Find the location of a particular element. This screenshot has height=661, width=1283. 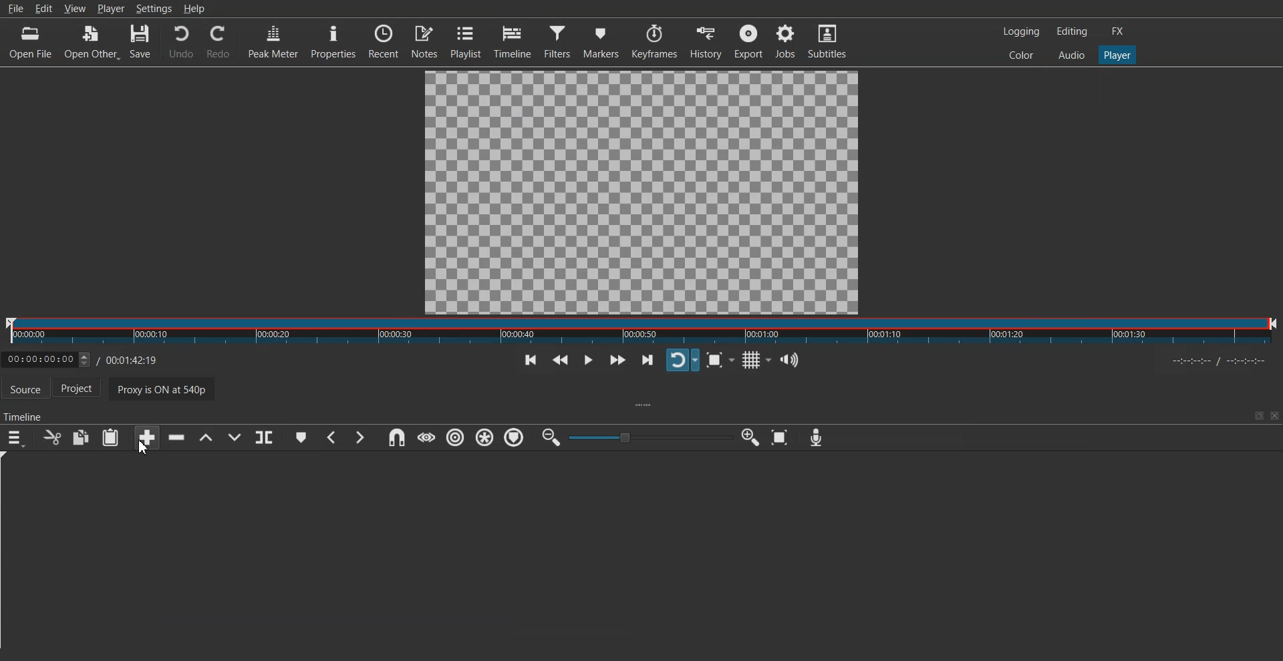

Lift is located at coordinates (205, 438).